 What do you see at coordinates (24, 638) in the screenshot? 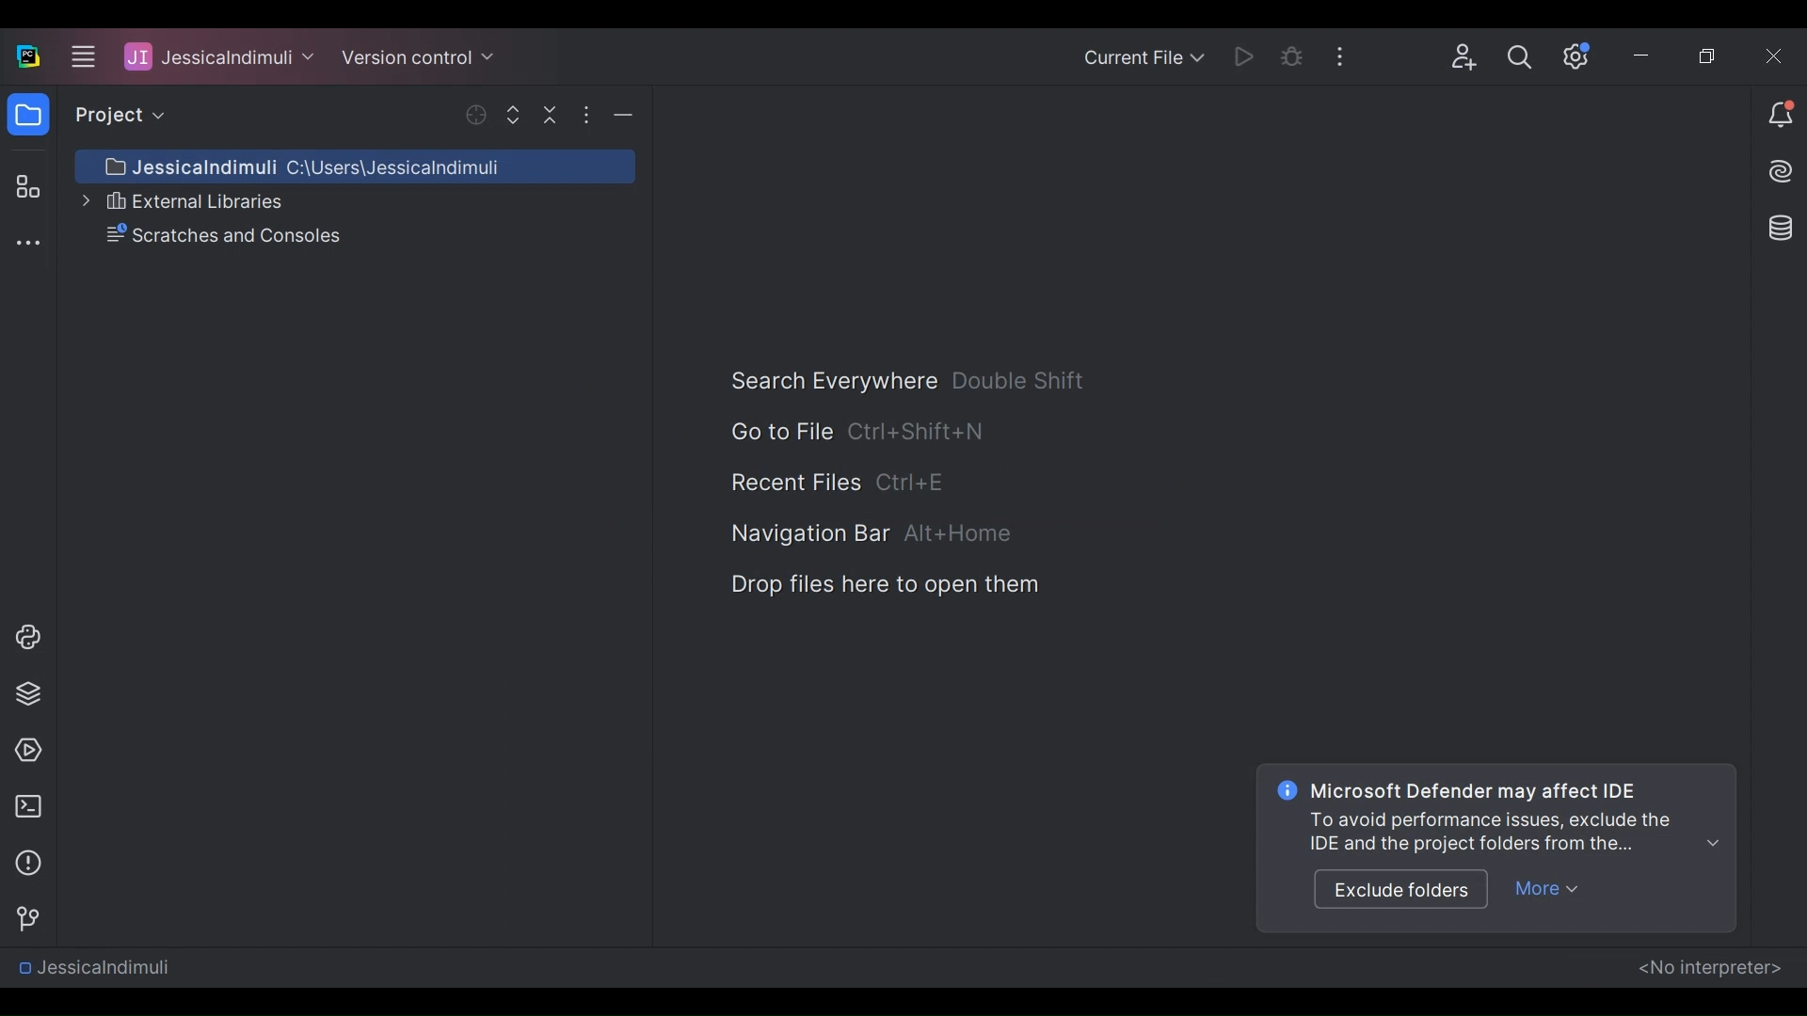
I see `Project Console` at bounding box center [24, 638].